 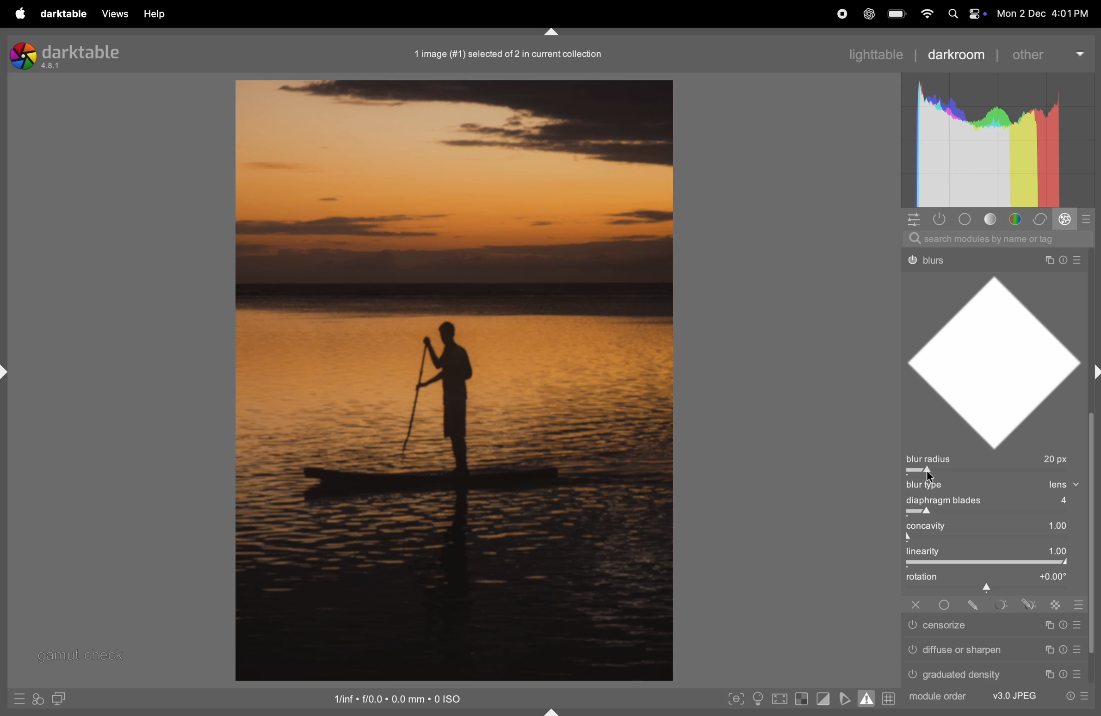 I want to click on shape, so click(x=999, y=360).